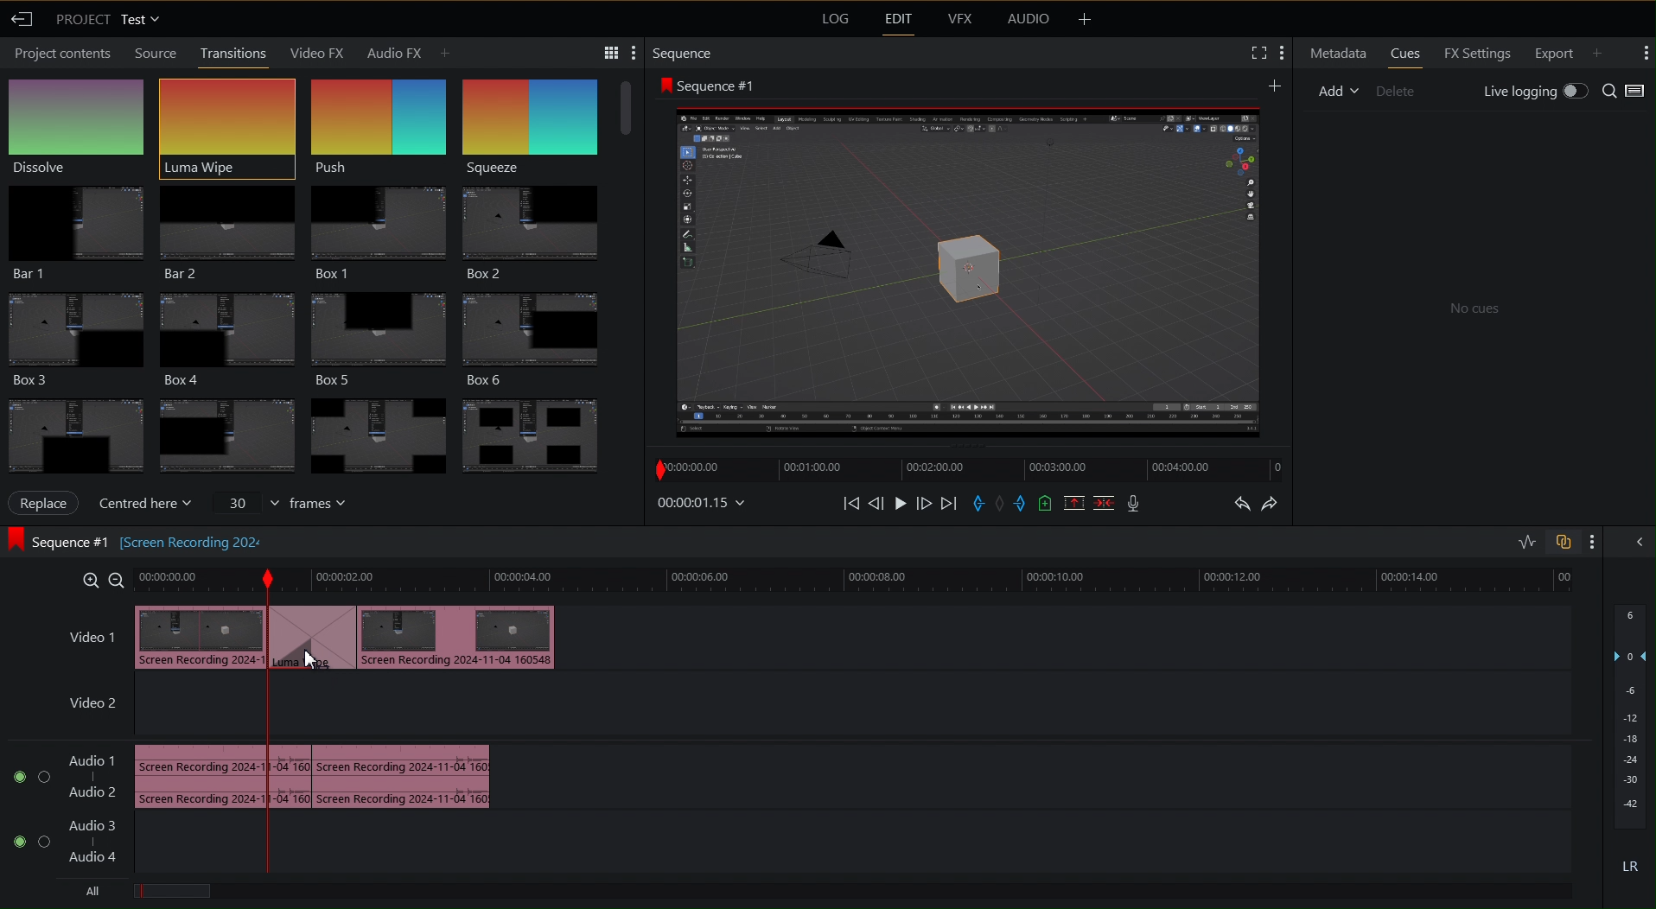 The height and width of the screenshot is (909, 1656). I want to click on Remove Marker, so click(1002, 504).